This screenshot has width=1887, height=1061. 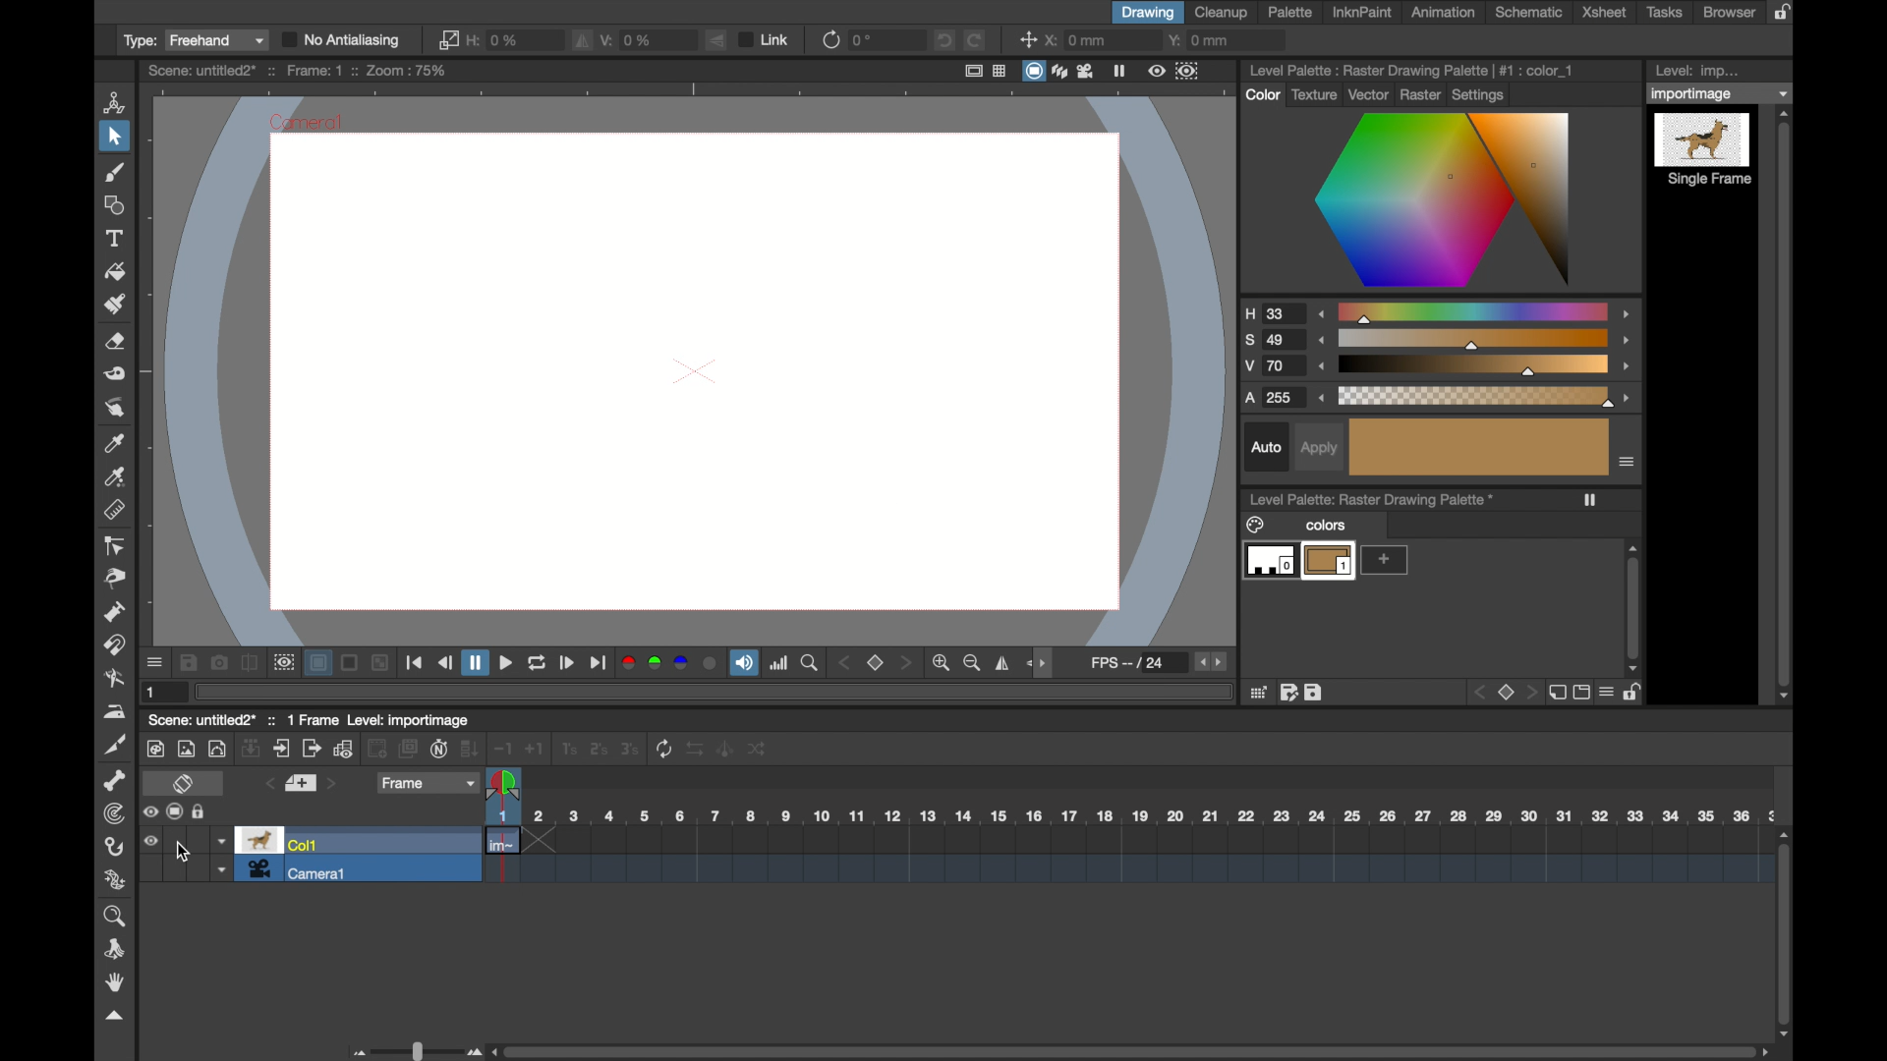 I want to click on settings, so click(x=1481, y=93).